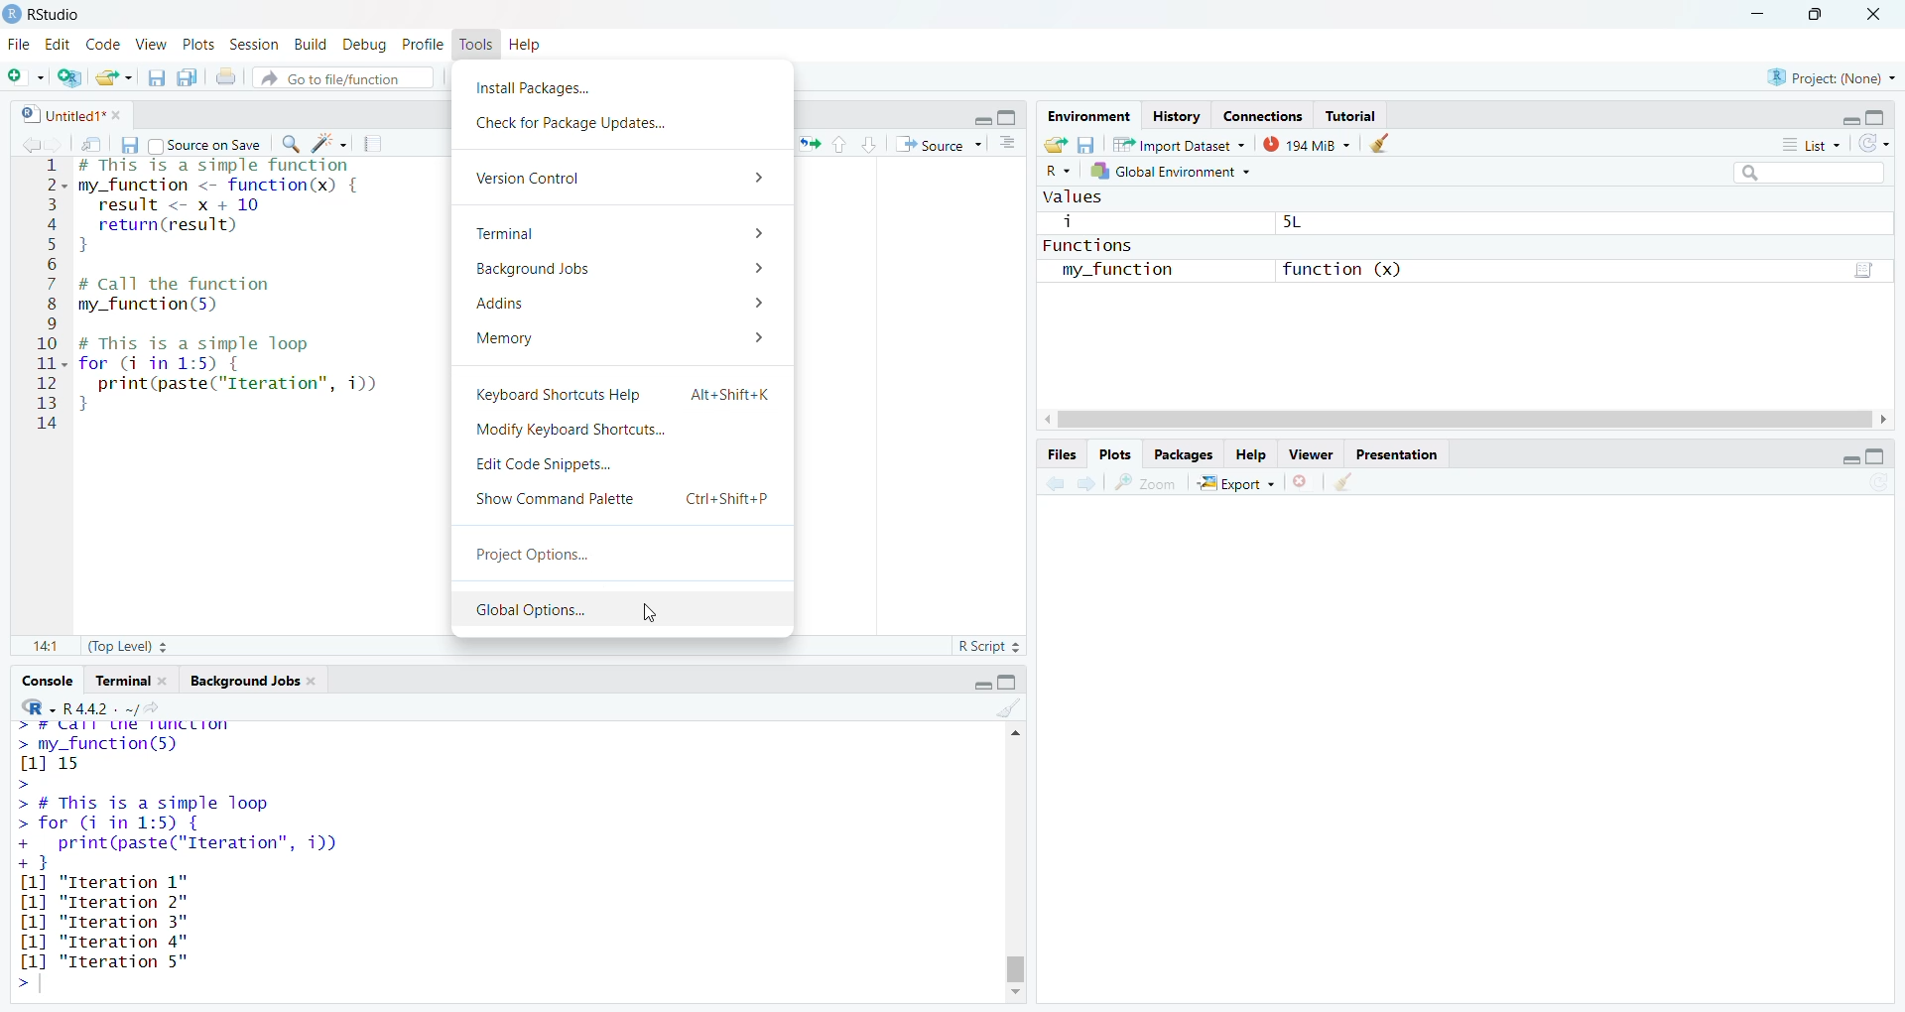 The width and height of the screenshot is (1905, 1012). I want to click on list, so click(1810, 148).